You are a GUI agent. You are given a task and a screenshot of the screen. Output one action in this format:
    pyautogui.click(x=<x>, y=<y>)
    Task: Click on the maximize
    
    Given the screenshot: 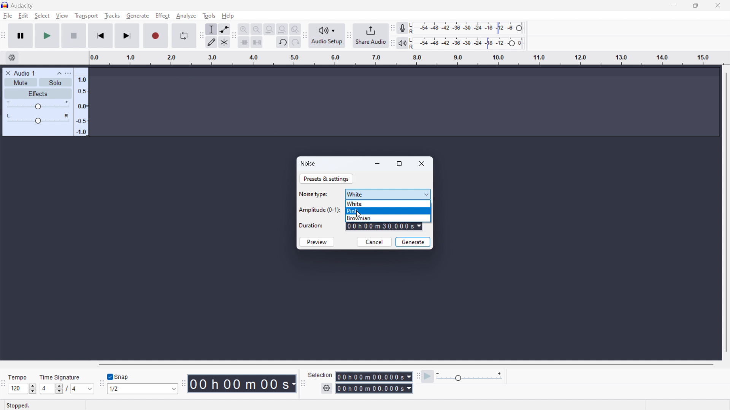 What is the action you would take?
    pyautogui.click(x=399, y=164)
    